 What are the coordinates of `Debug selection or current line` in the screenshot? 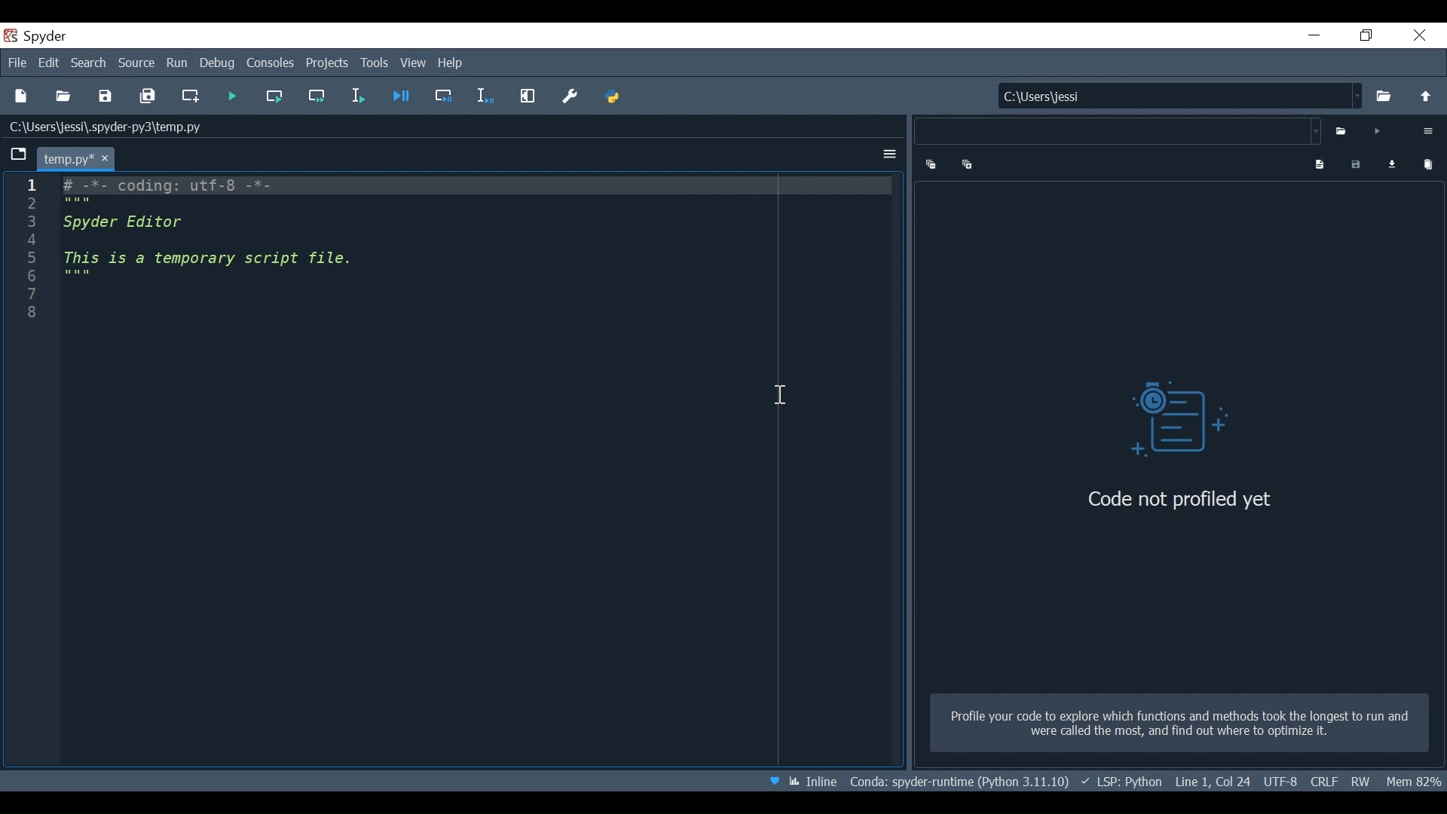 It's located at (485, 96).